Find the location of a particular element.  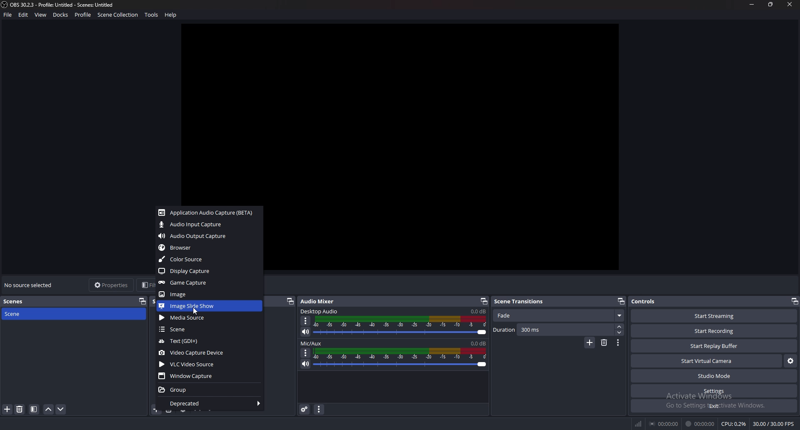

fade is located at coordinates (560, 316).